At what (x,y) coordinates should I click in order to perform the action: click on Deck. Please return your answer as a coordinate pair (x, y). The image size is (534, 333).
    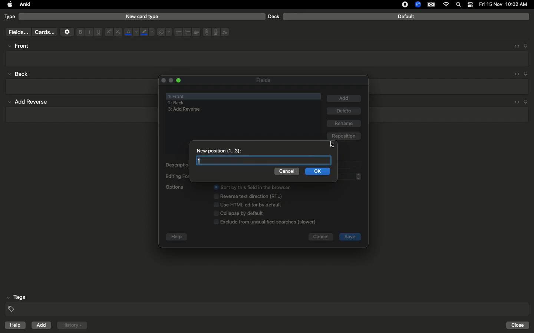
    Looking at the image, I should click on (273, 16).